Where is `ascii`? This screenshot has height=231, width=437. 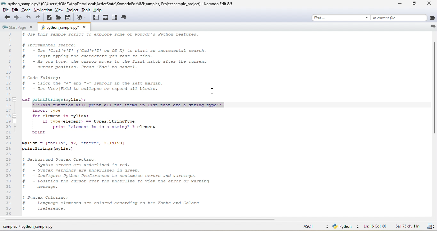
ascii is located at coordinates (312, 227).